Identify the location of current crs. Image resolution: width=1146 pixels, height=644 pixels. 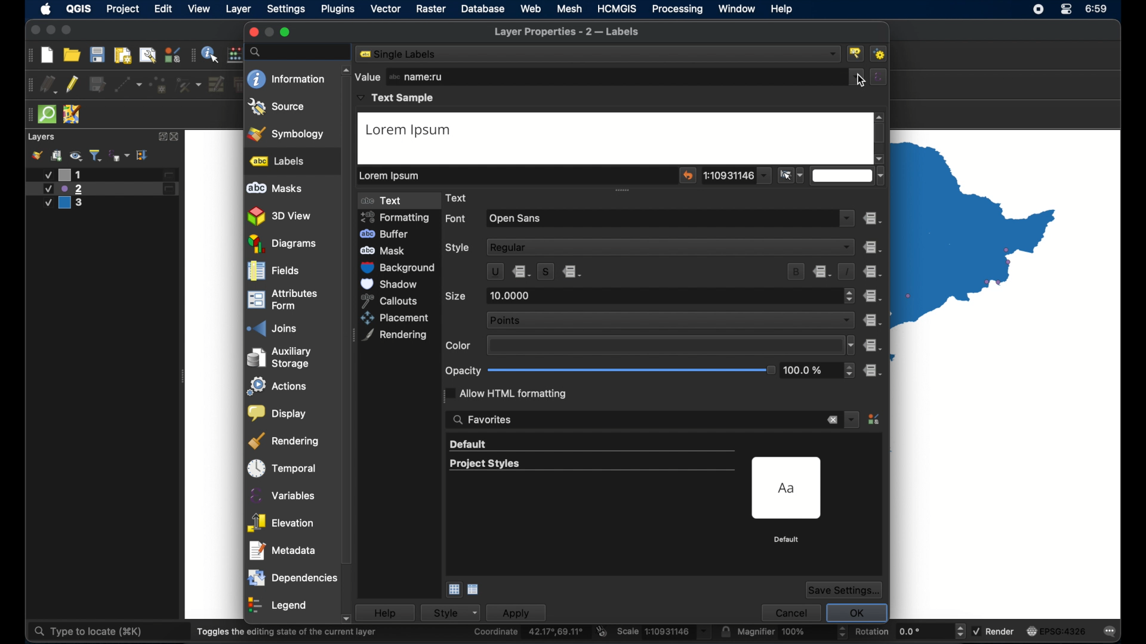
(1057, 630).